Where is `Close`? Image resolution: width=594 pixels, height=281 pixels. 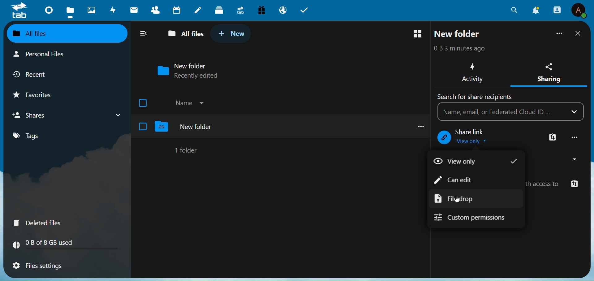
Close is located at coordinates (578, 34).